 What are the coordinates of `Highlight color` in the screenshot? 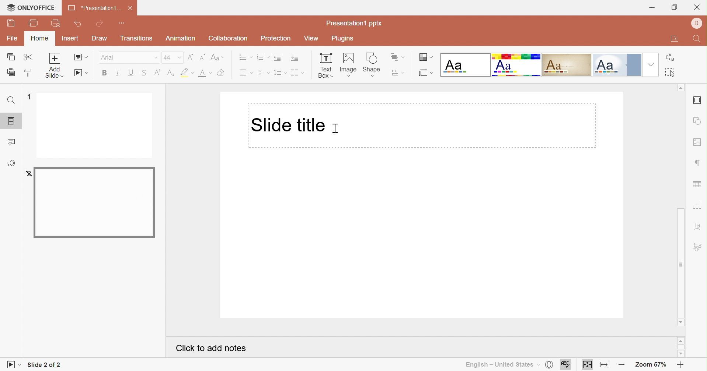 It's located at (188, 72).